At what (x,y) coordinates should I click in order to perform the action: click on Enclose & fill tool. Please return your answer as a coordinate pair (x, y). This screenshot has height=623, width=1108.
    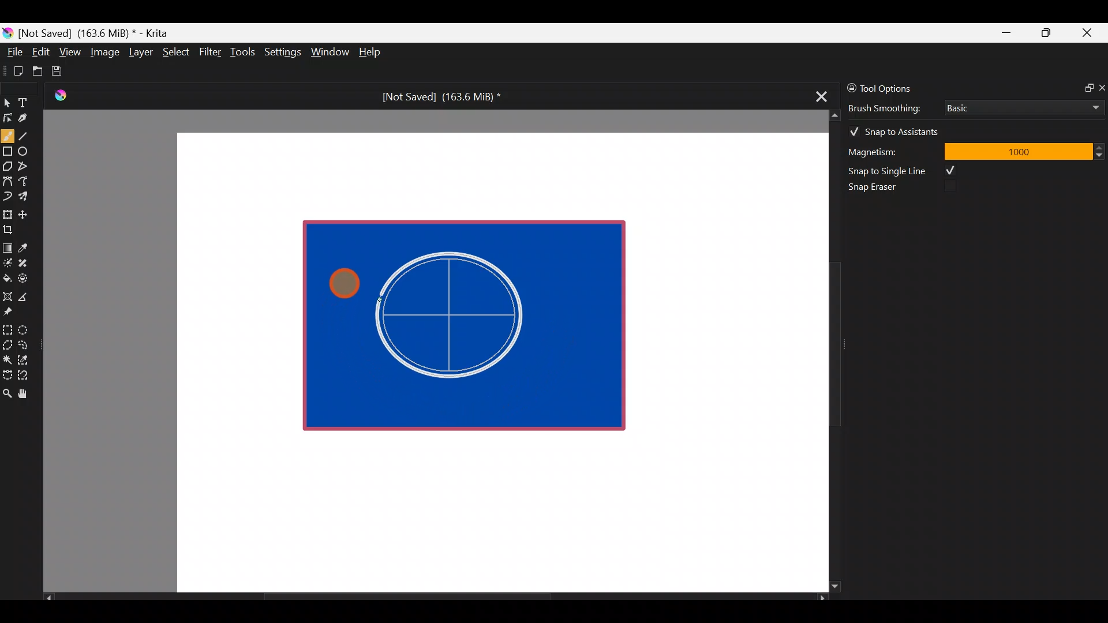
    Looking at the image, I should click on (25, 276).